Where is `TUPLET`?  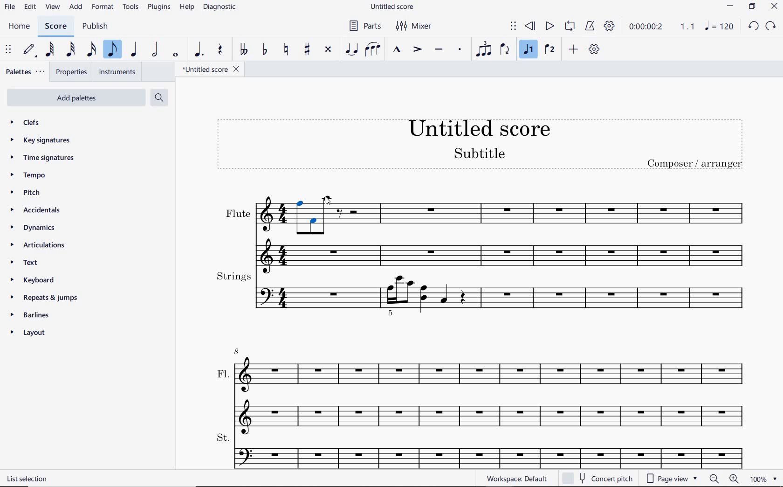
TUPLET is located at coordinates (483, 49).